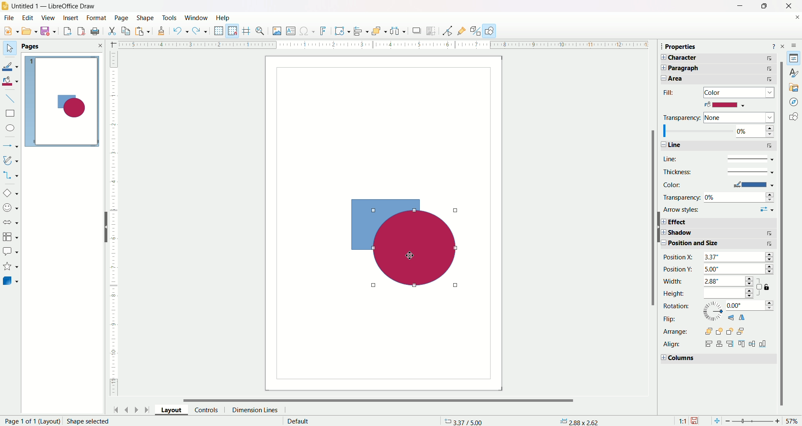  I want to click on window, so click(197, 17).